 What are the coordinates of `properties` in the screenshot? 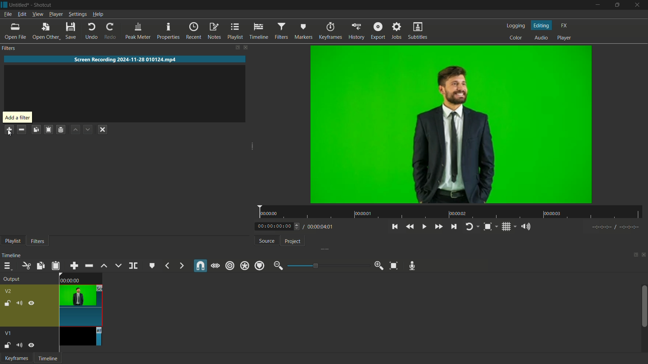 It's located at (168, 31).